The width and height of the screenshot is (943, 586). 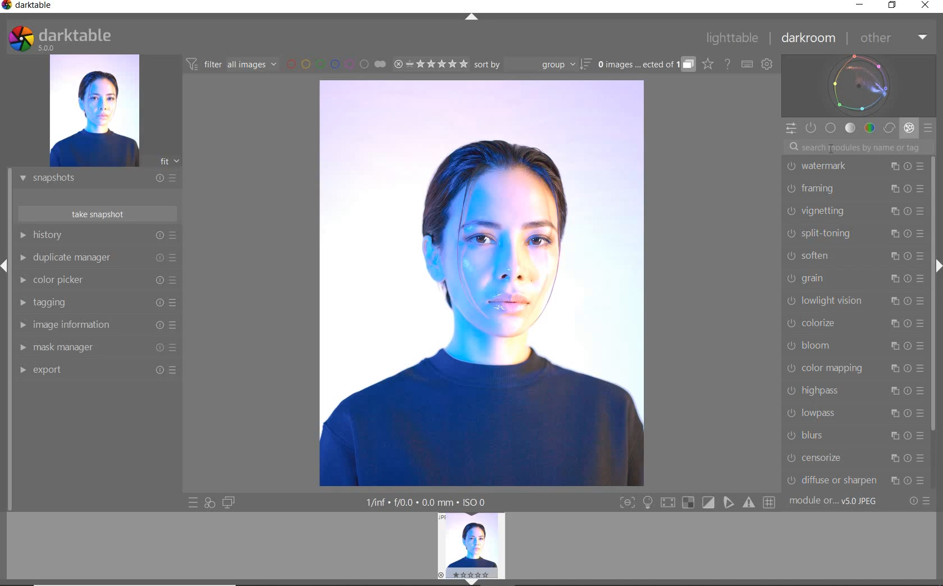 I want to click on WATERMARK, so click(x=854, y=166).